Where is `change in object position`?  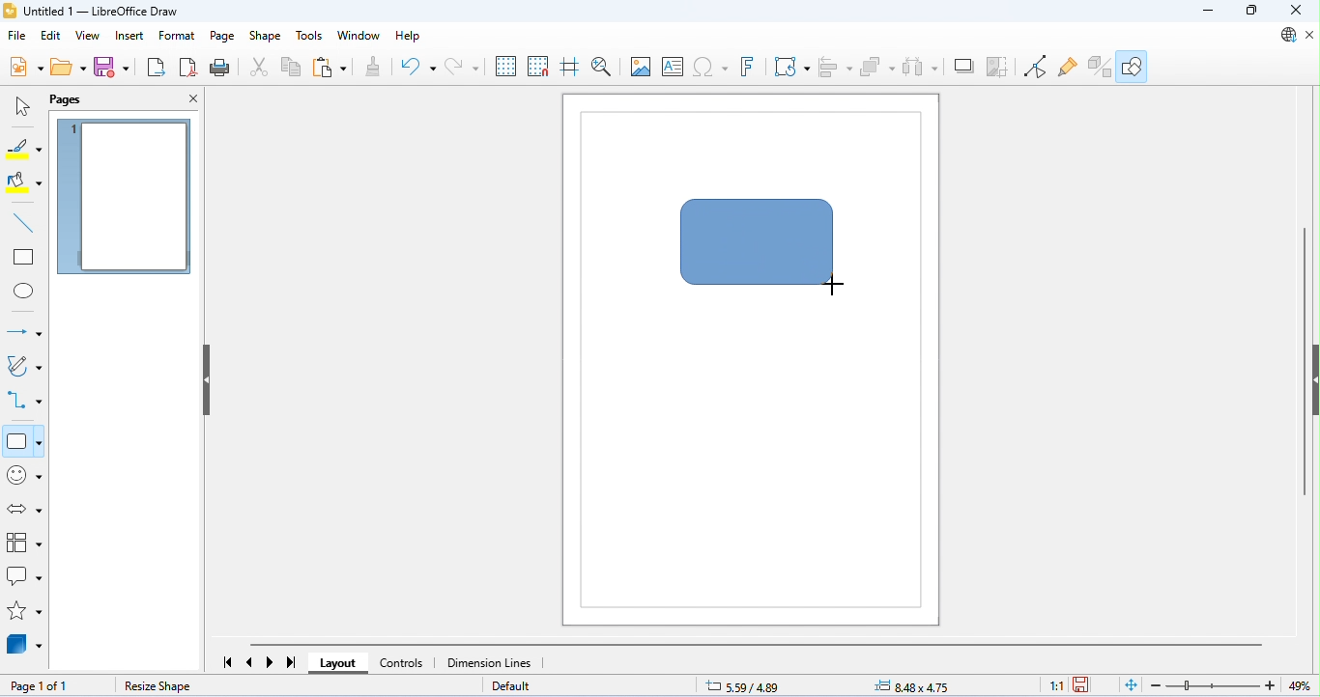 change in object position is located at coordinates (911, 685).